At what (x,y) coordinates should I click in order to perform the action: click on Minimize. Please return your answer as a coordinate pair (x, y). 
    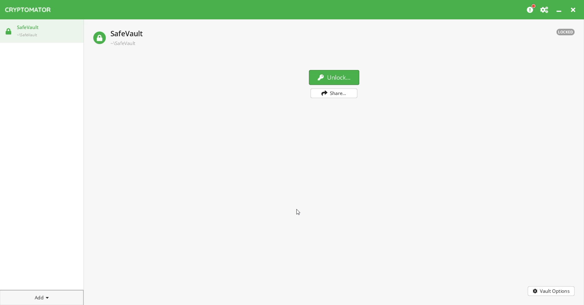
    Looking at the image, I should click on (560, 10).